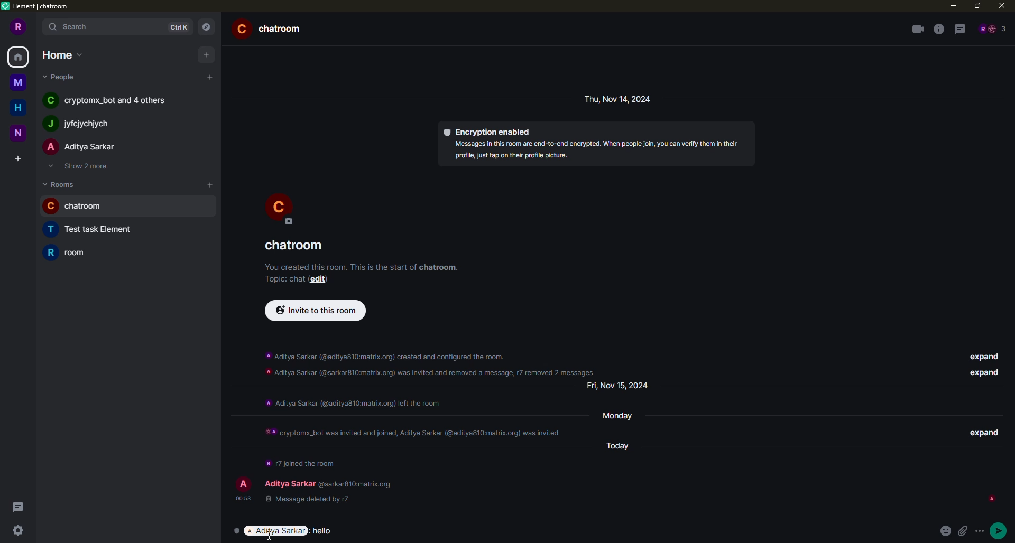 The image size is (1015, 543). I want to click on day, so click(620, 99).